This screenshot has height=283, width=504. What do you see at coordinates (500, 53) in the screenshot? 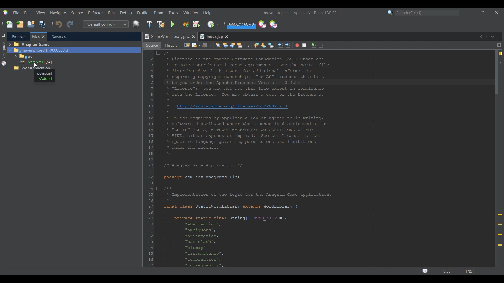
I see `No errors` at bounding box center [500, 53].